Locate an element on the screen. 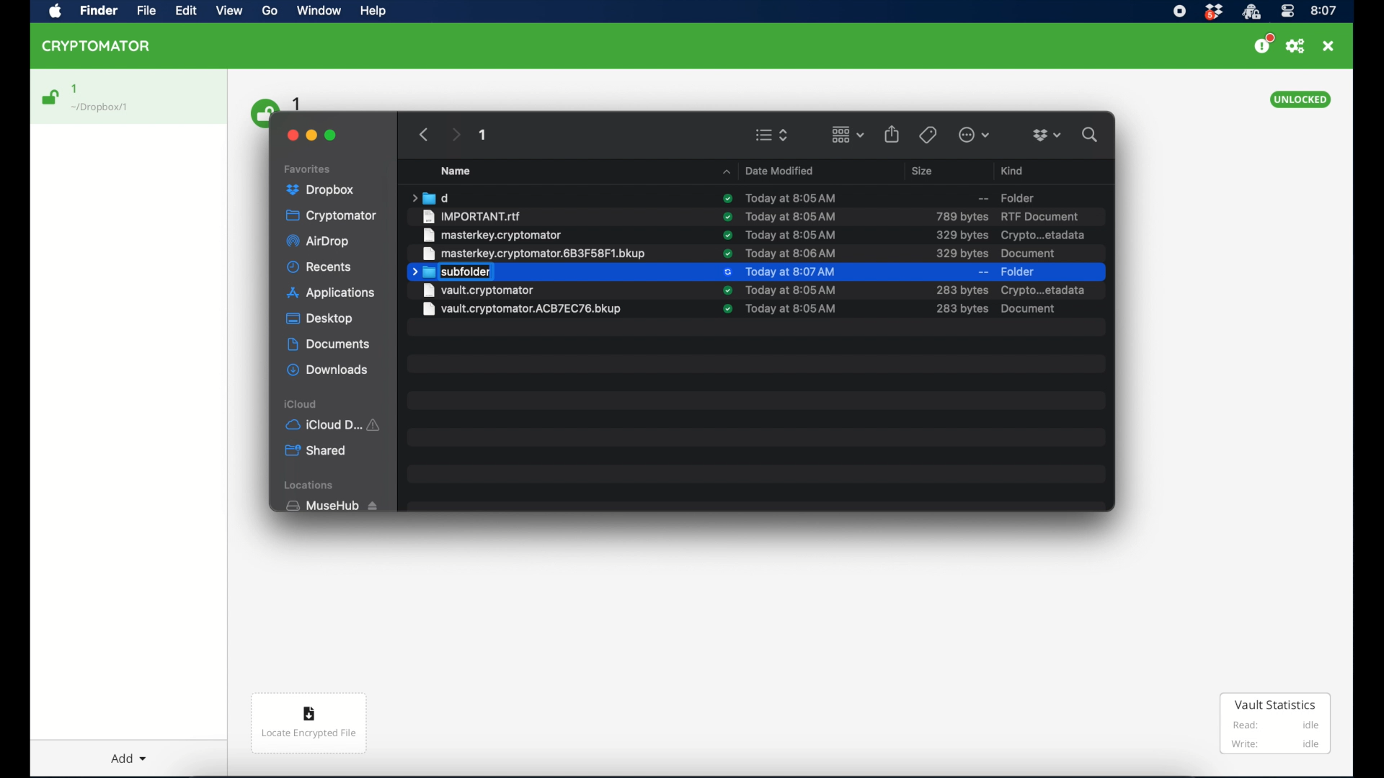 This screenshot has width=1384, height=778. search is located at coordinates (1090, 133).